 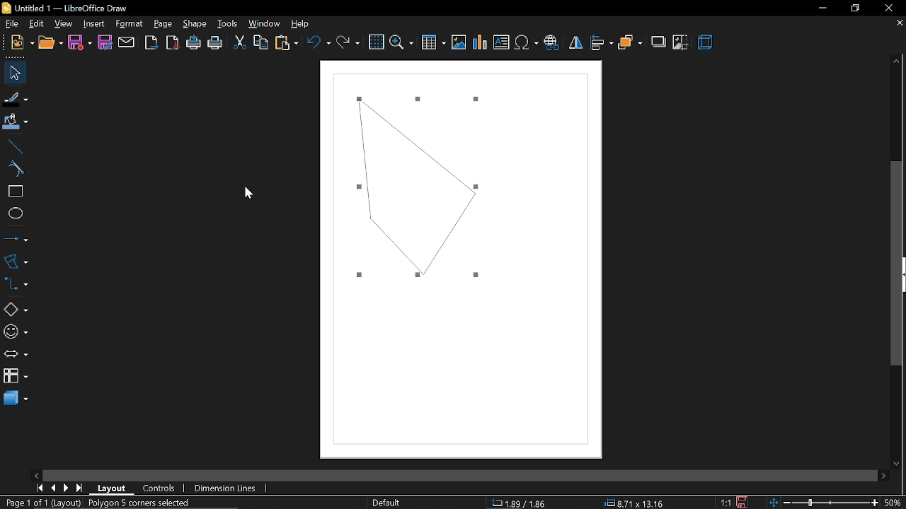 What do you see at coordinates (601, 42) in the screenshot?
I see `align` at bounding box center [601, 42].